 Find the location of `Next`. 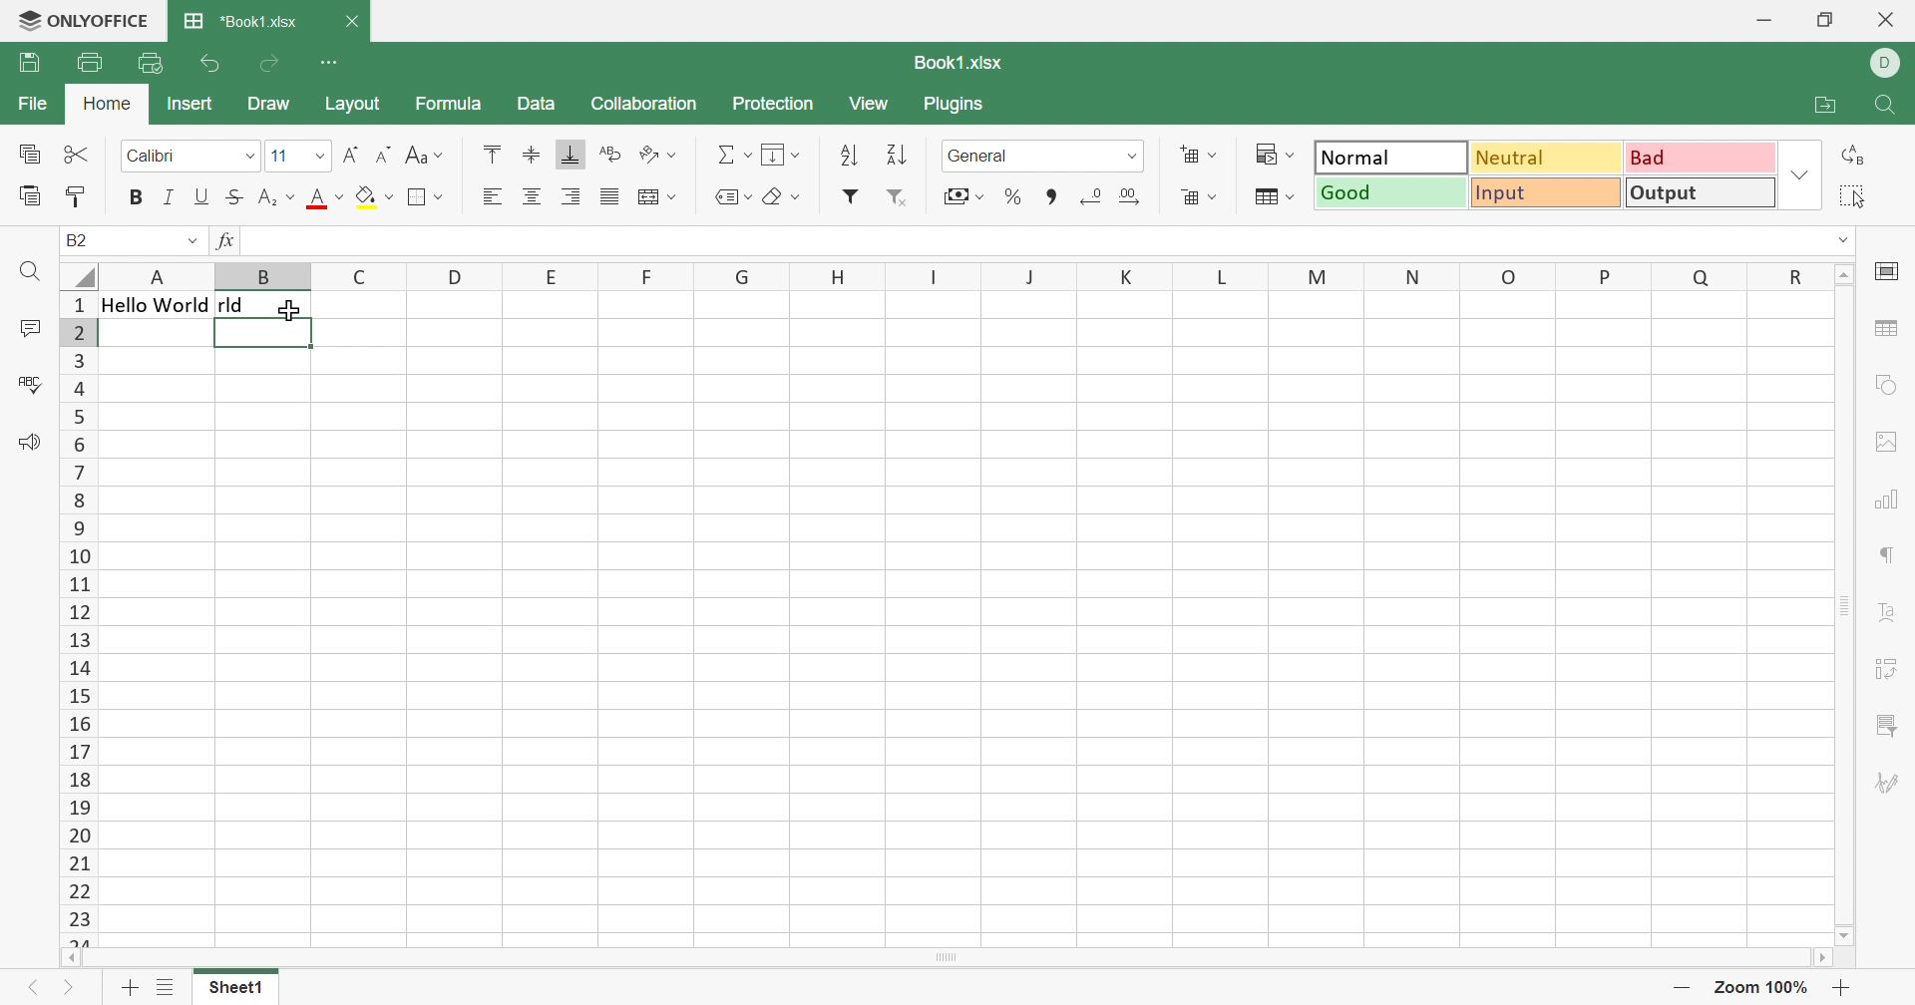

Next is located at coordinates (71, 988).